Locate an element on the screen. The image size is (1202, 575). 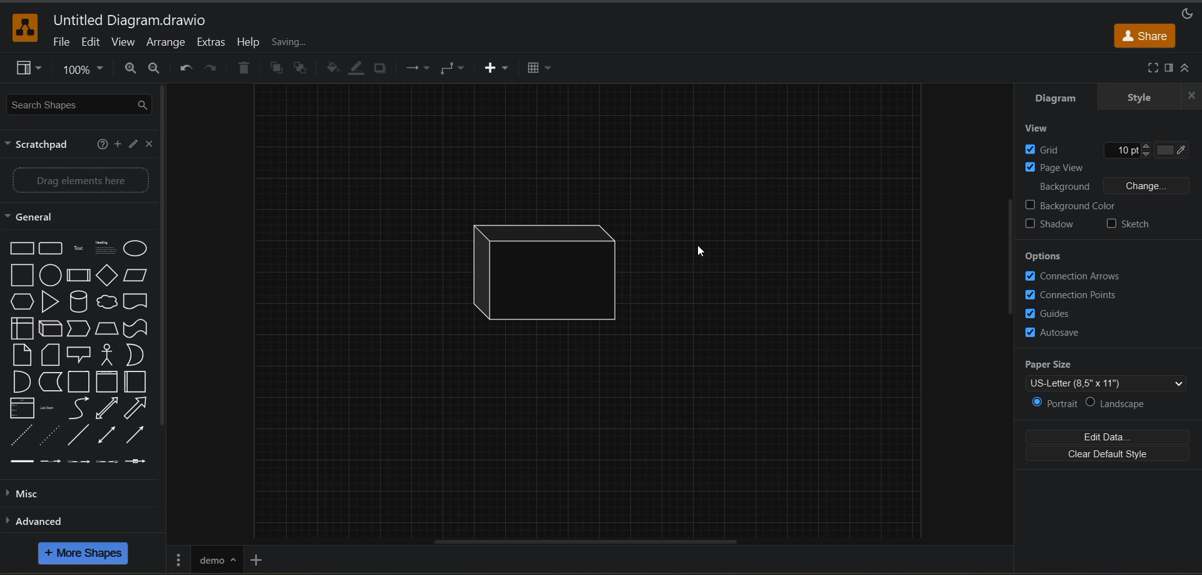
background color is located at coordinates (1113, 205).